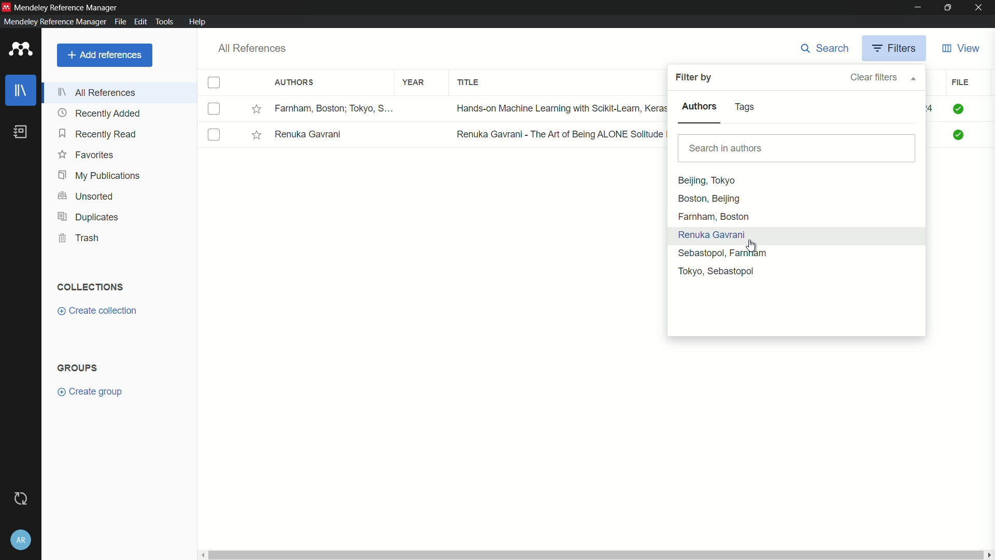 The width and height of the screenshot is (995, 560). I want to click on app icon, so click(6, 6).